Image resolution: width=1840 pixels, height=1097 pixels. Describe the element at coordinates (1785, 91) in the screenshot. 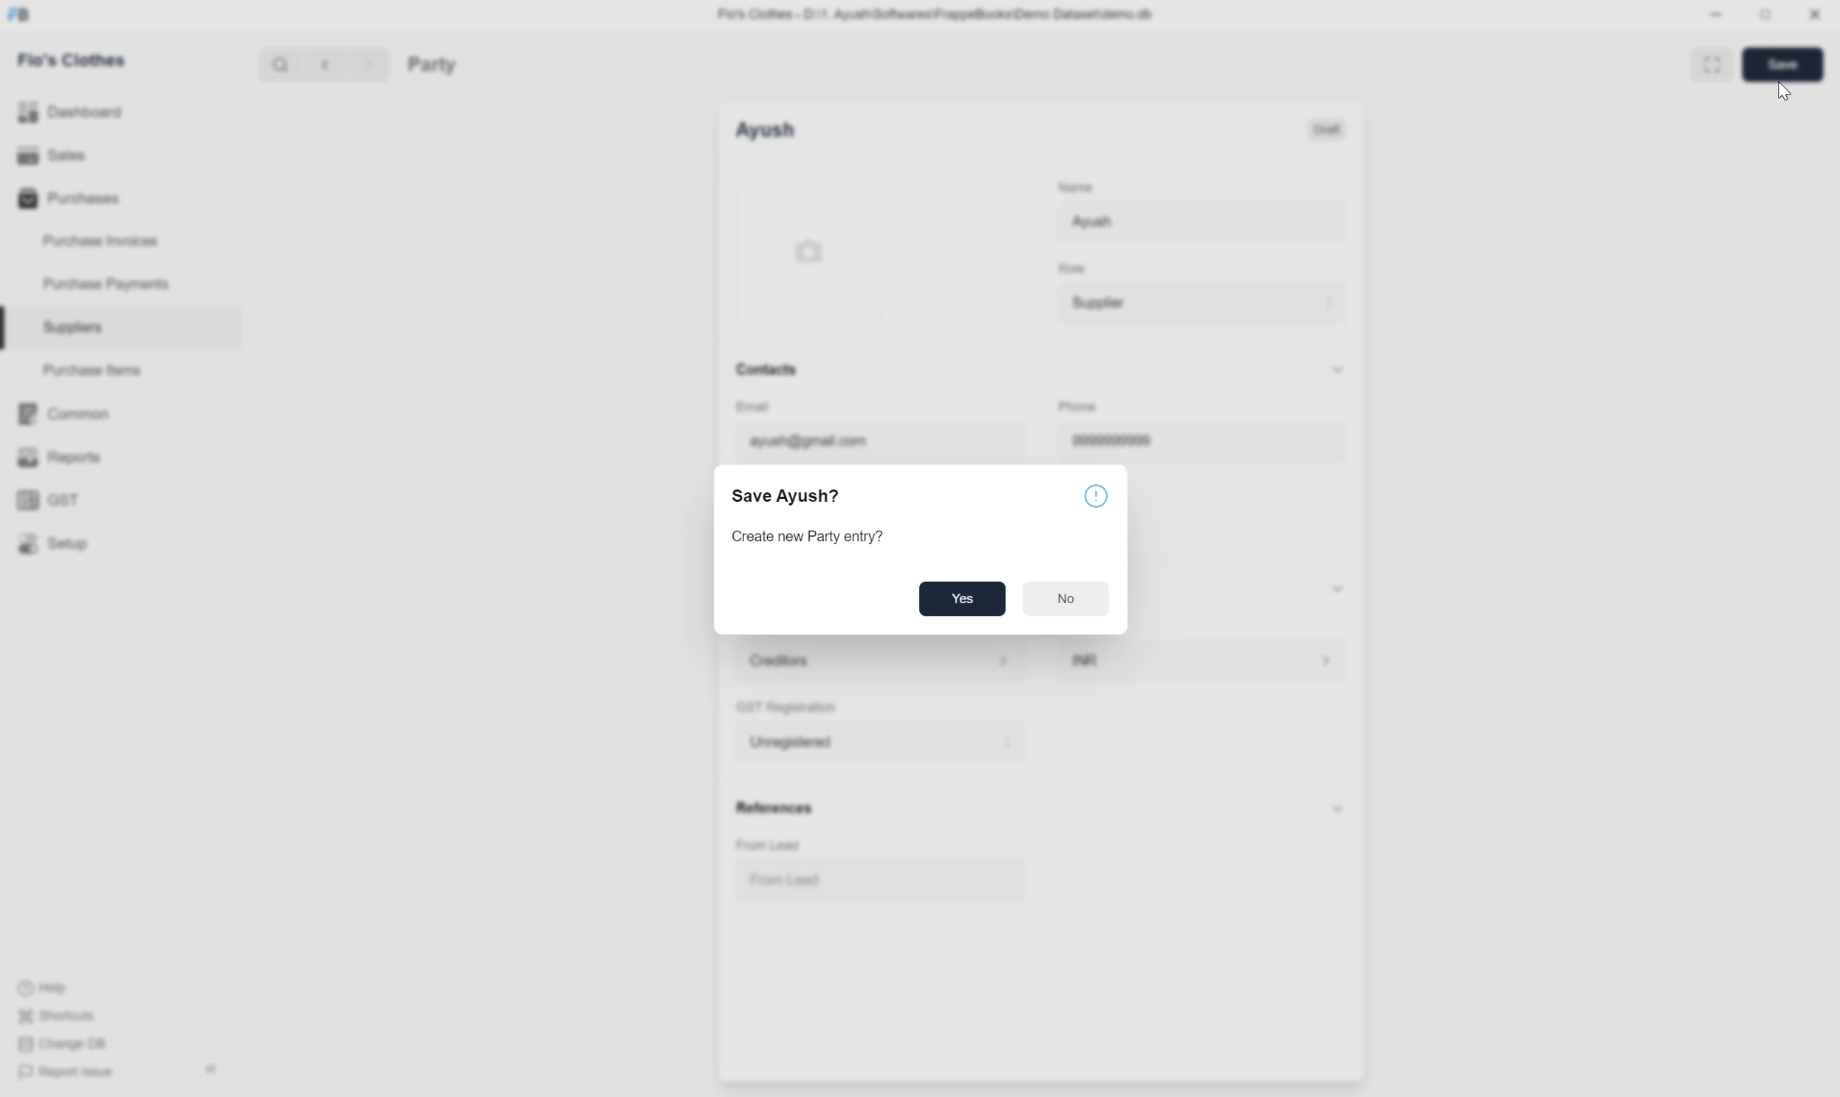

I see `Cursor` at that location.